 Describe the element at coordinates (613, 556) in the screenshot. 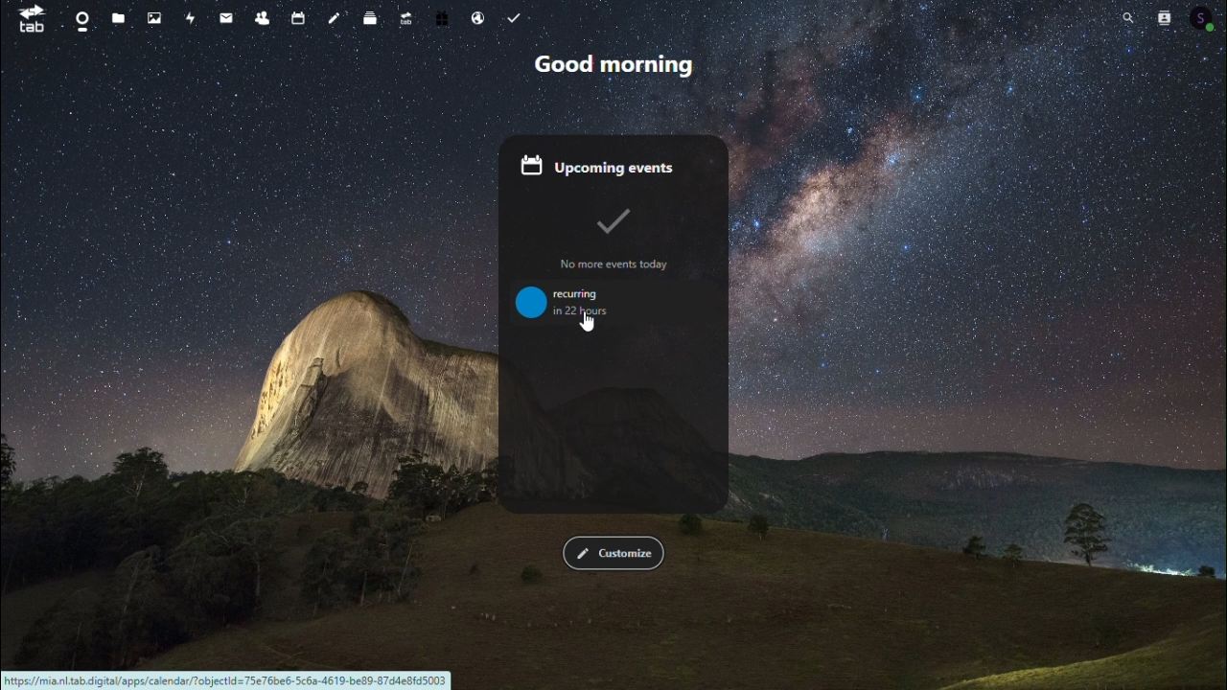

I see `FREE TRIAL EXPIREDcustomise` at that location.